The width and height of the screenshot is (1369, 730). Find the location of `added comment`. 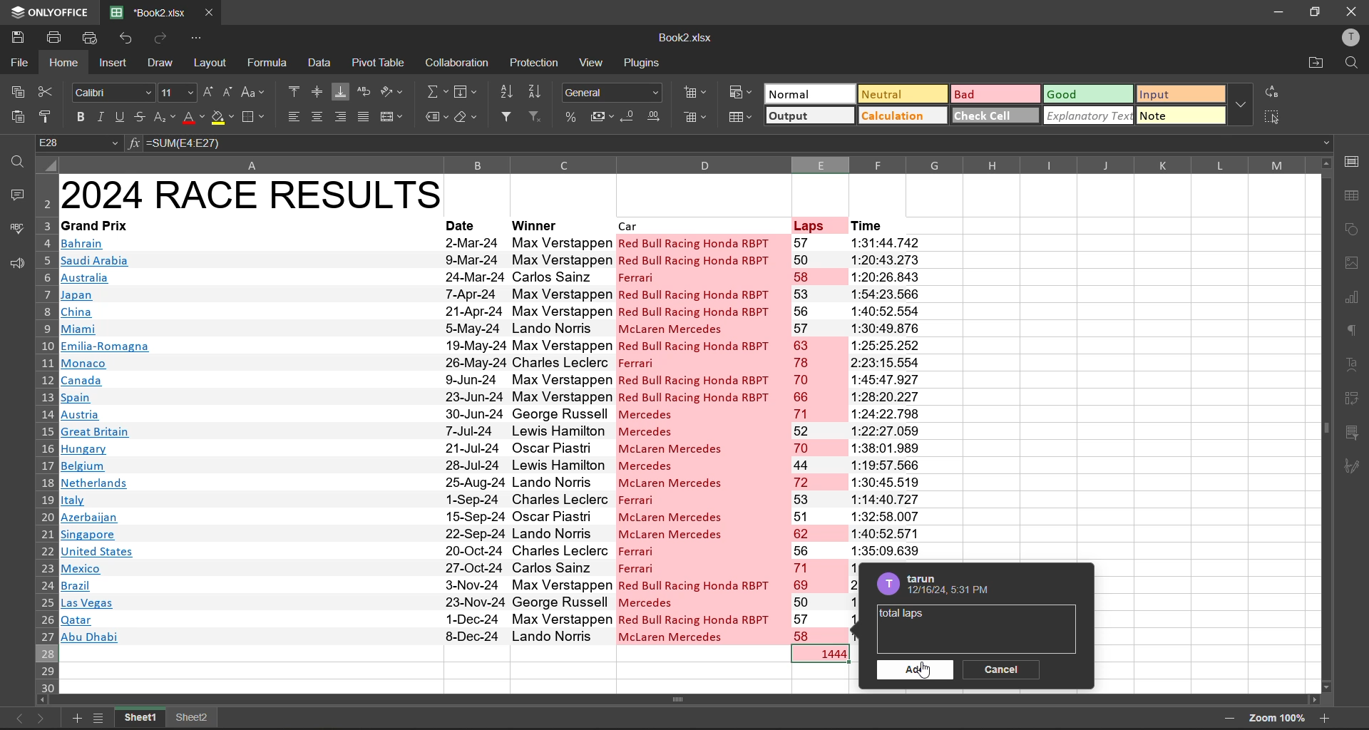

added comment is located at coordinates (902, 615).